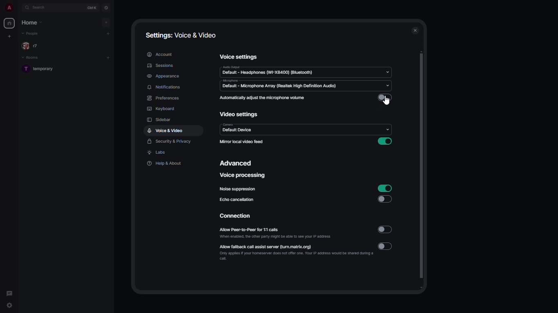 This screenshot has width=558, height=313. What do you see at coordinates (9, 303) in the screenshot?
I see `quick settings` at bounding box center [9, 303].